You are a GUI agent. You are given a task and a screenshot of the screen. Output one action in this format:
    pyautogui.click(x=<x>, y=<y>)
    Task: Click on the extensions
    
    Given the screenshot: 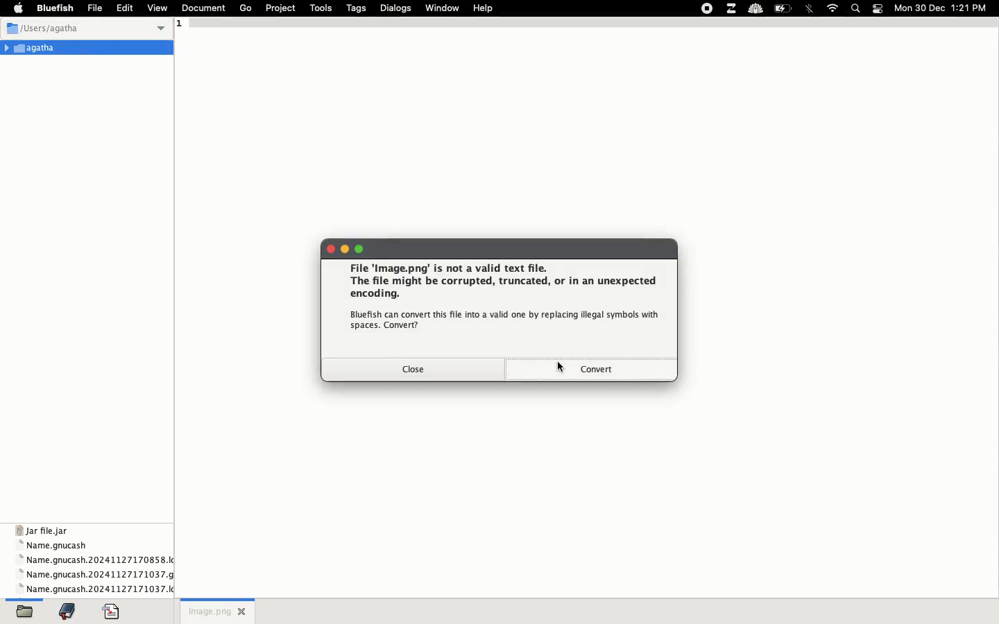 What is the action you would take?
    pyautogui.click(x=733, y=8)
    